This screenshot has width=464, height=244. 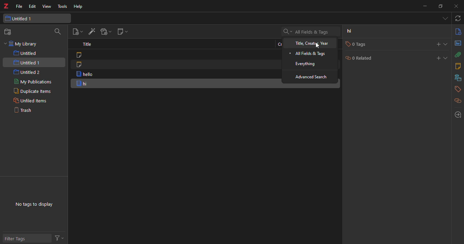 I want to click on expand, so click(x=446, y=44).